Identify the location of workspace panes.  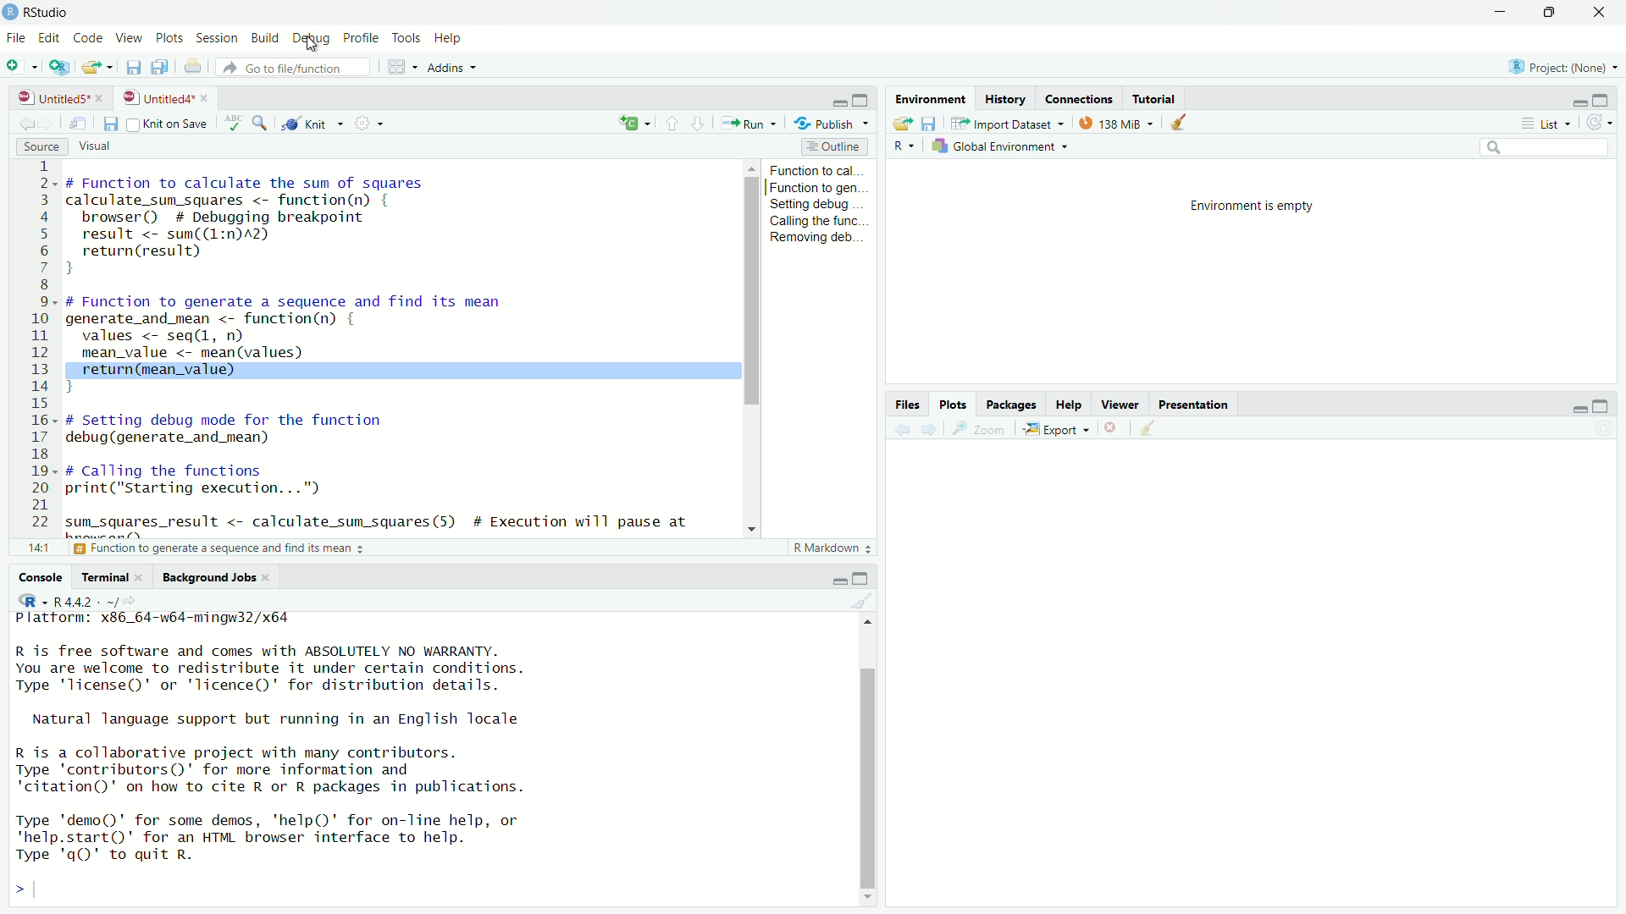
(404, 67).